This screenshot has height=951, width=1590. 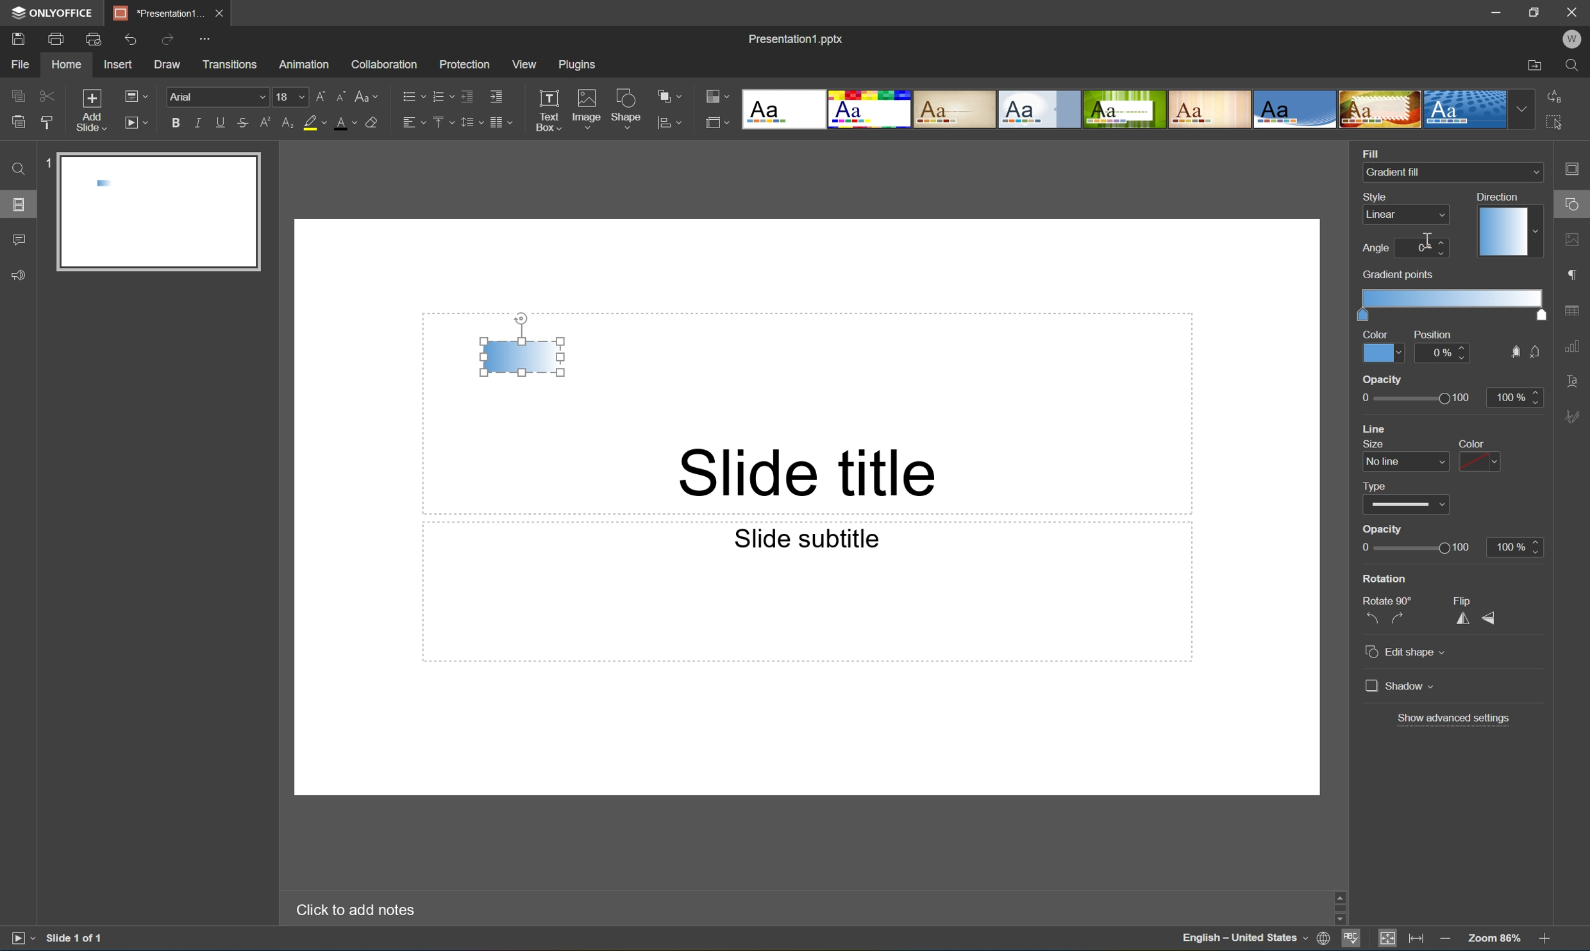 I want to click on Spell checking, so click(x=1351, y=940).